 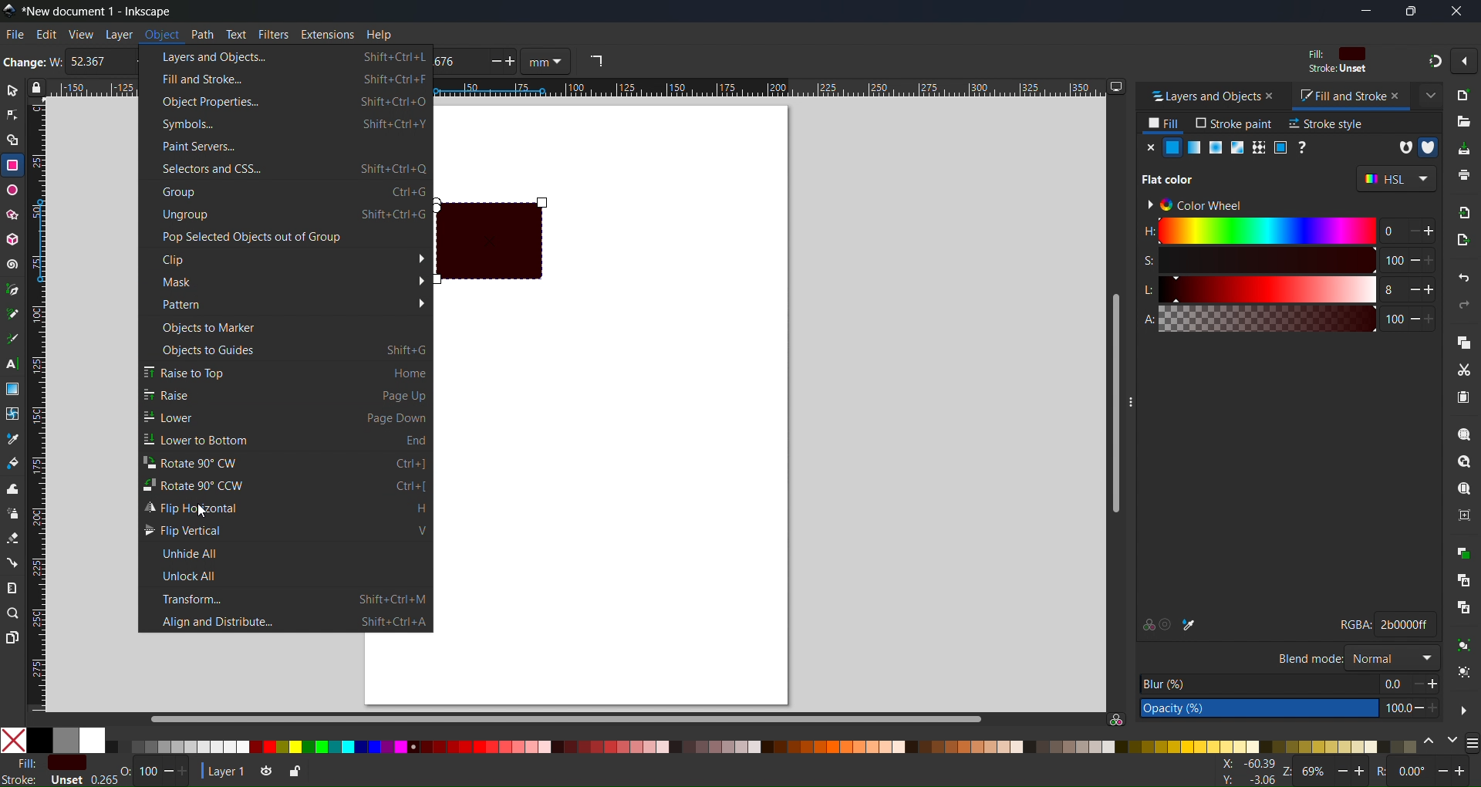 What do you see at coordinates (13, 538) in the screenshot?
I see `Eraser tool` at bounding box center [13, 538].